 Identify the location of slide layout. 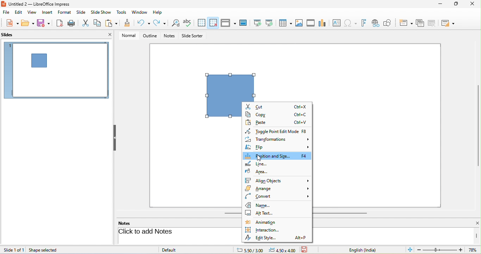
(450, 23).